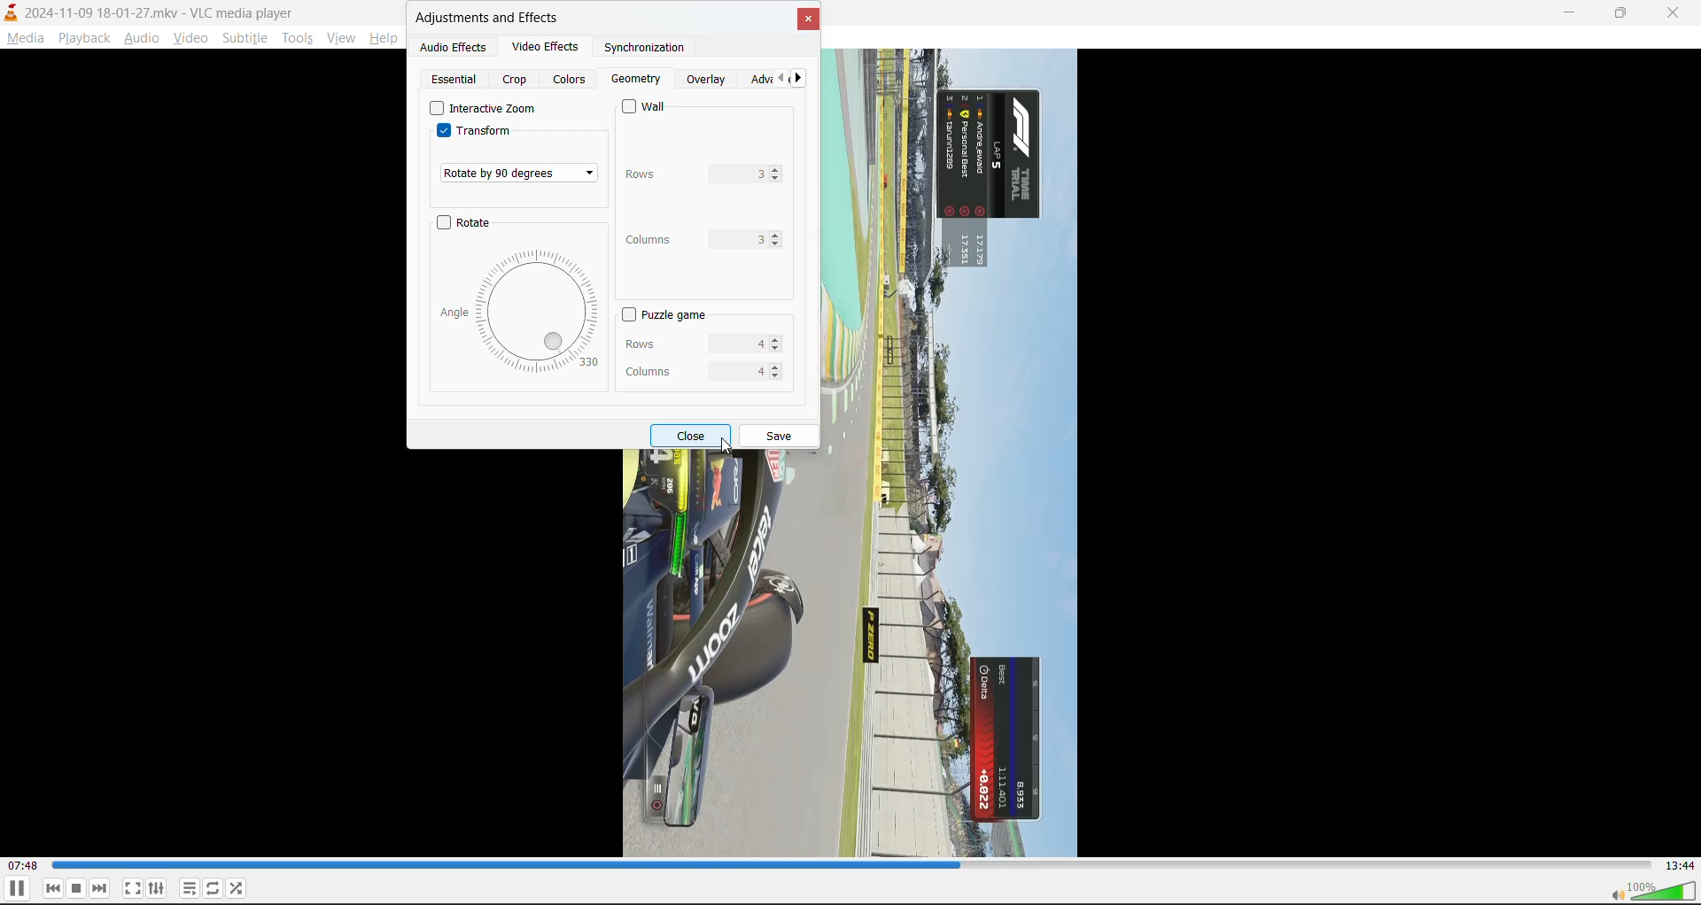  Describe the element at coordinates (132, 885) in the screenshot. I see `fullscreen` at that location.